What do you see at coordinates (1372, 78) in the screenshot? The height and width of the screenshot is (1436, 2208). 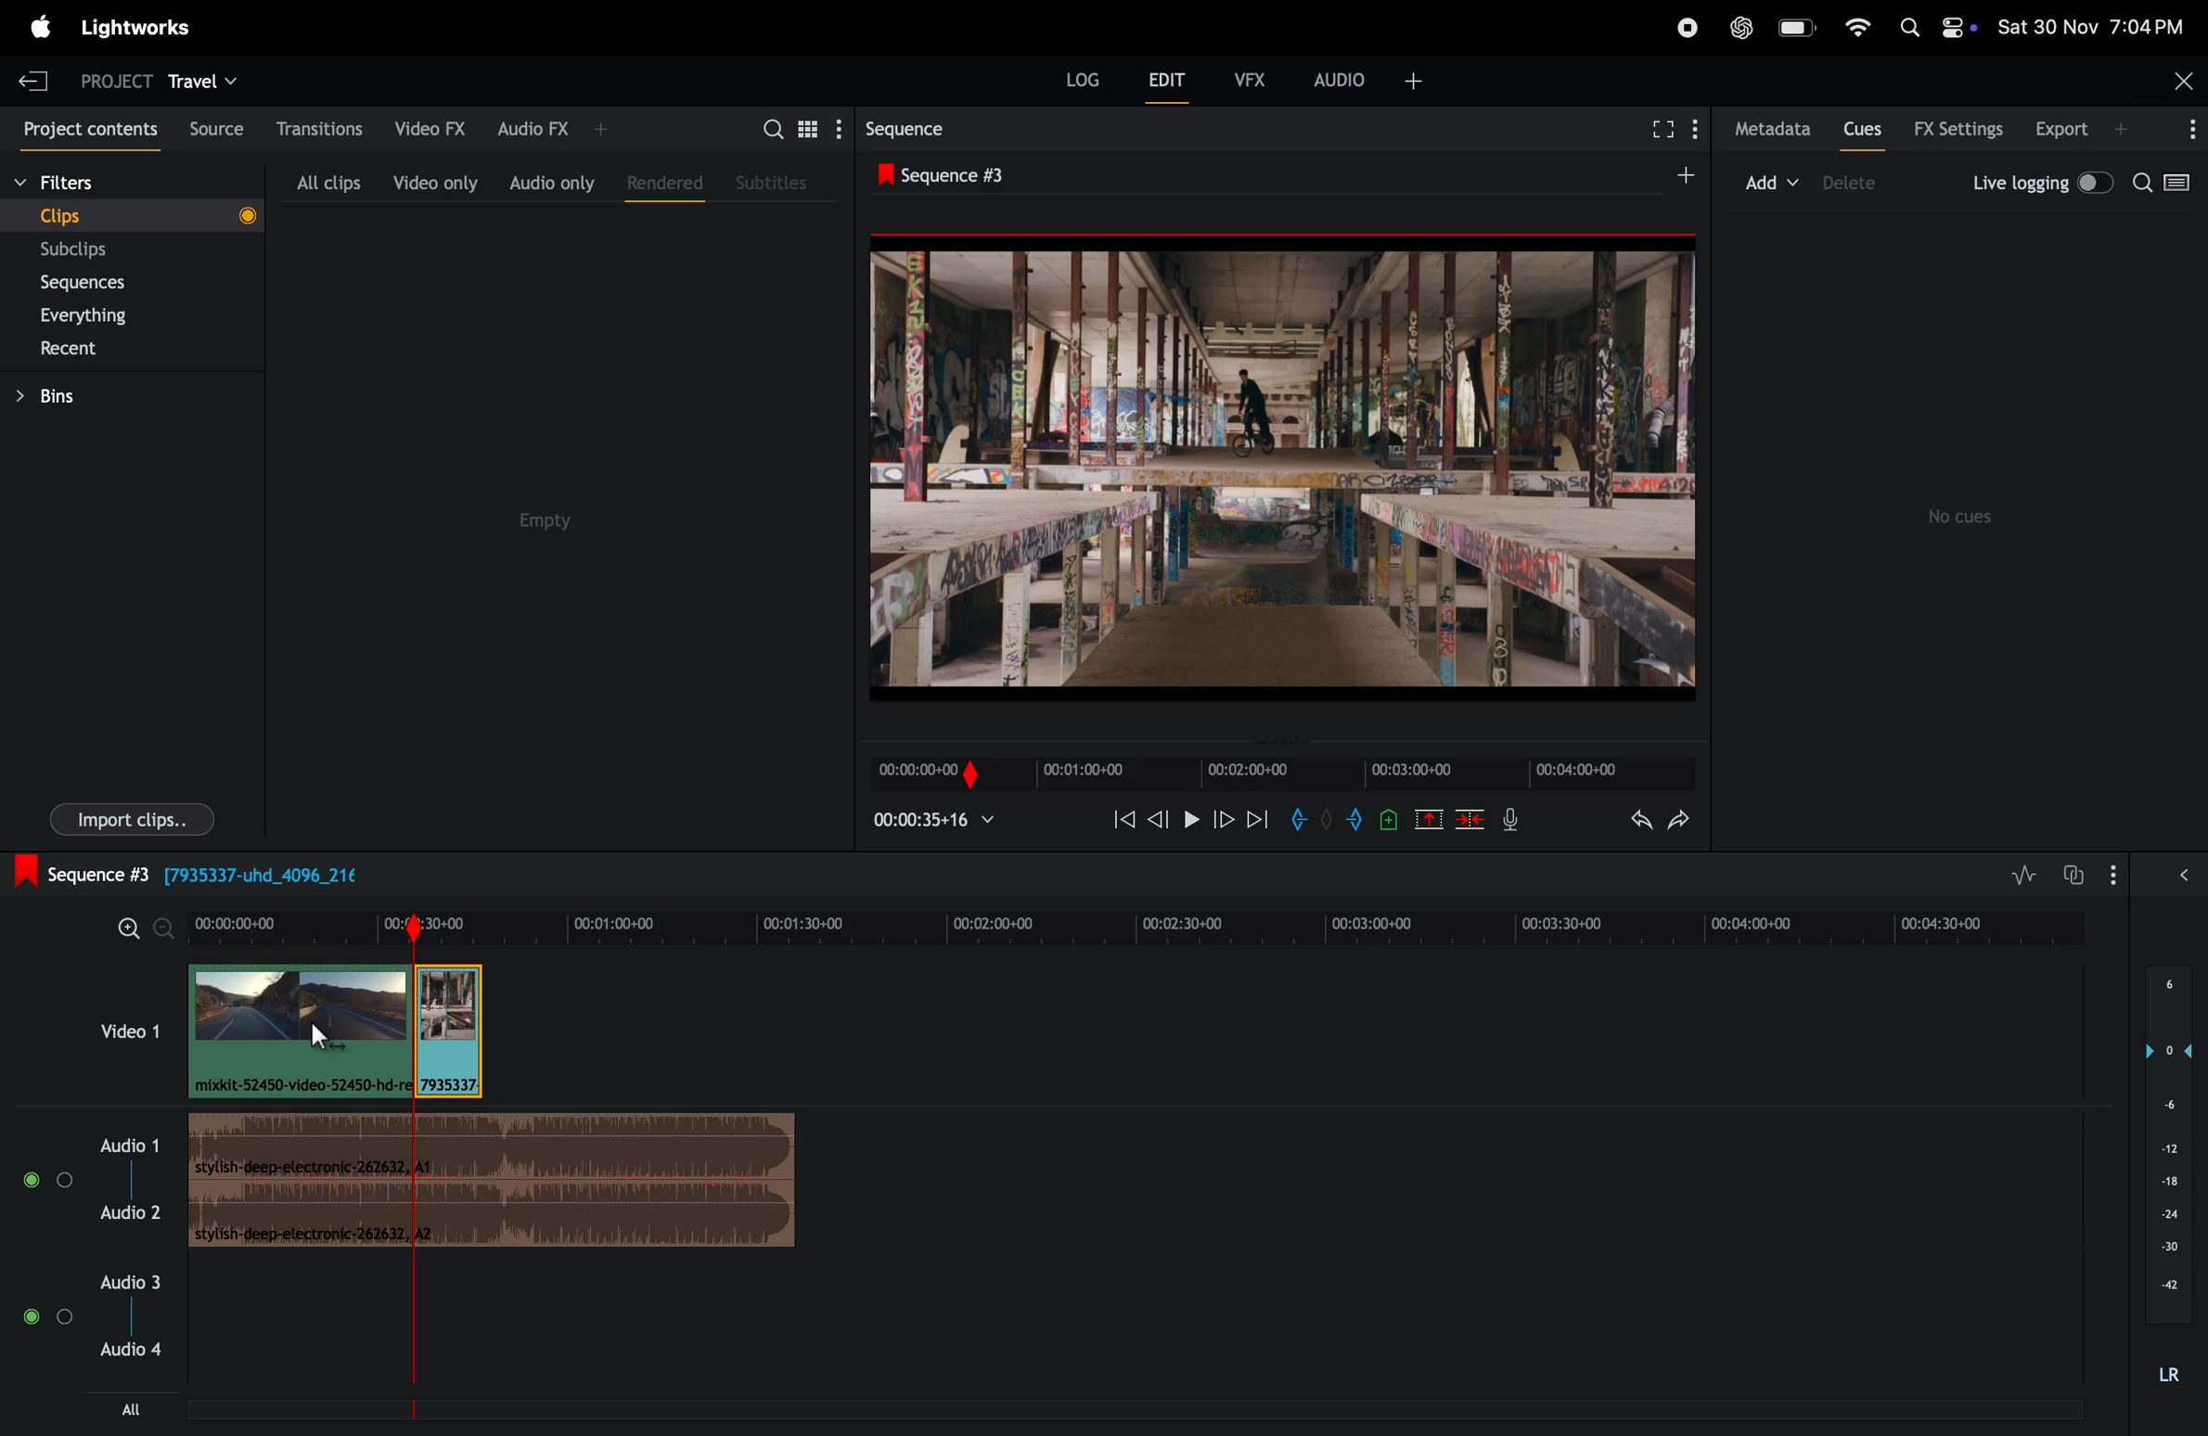 I see `audio +` at bounding box center [1372, 78].